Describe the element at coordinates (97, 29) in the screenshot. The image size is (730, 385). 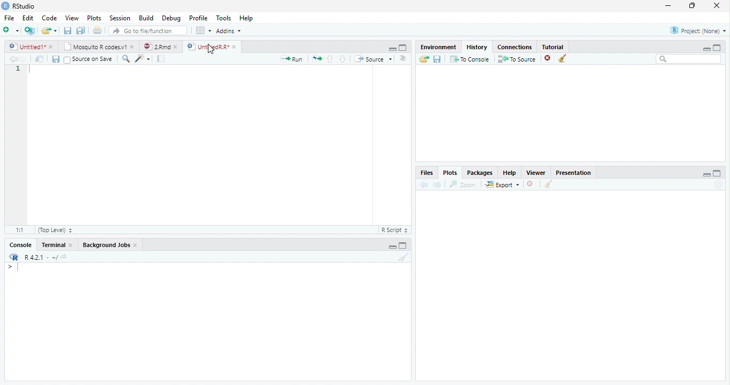
I see `Print the current file` at that location.